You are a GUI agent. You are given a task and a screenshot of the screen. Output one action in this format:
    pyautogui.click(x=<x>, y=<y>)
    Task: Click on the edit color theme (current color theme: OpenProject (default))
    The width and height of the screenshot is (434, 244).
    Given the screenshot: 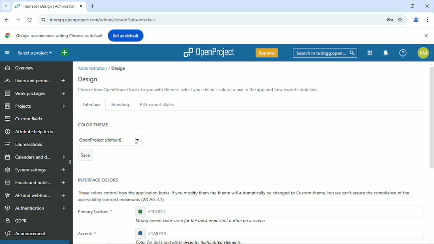 What is the action you would take?
    pyautogui.click(x=109, y=139)
    